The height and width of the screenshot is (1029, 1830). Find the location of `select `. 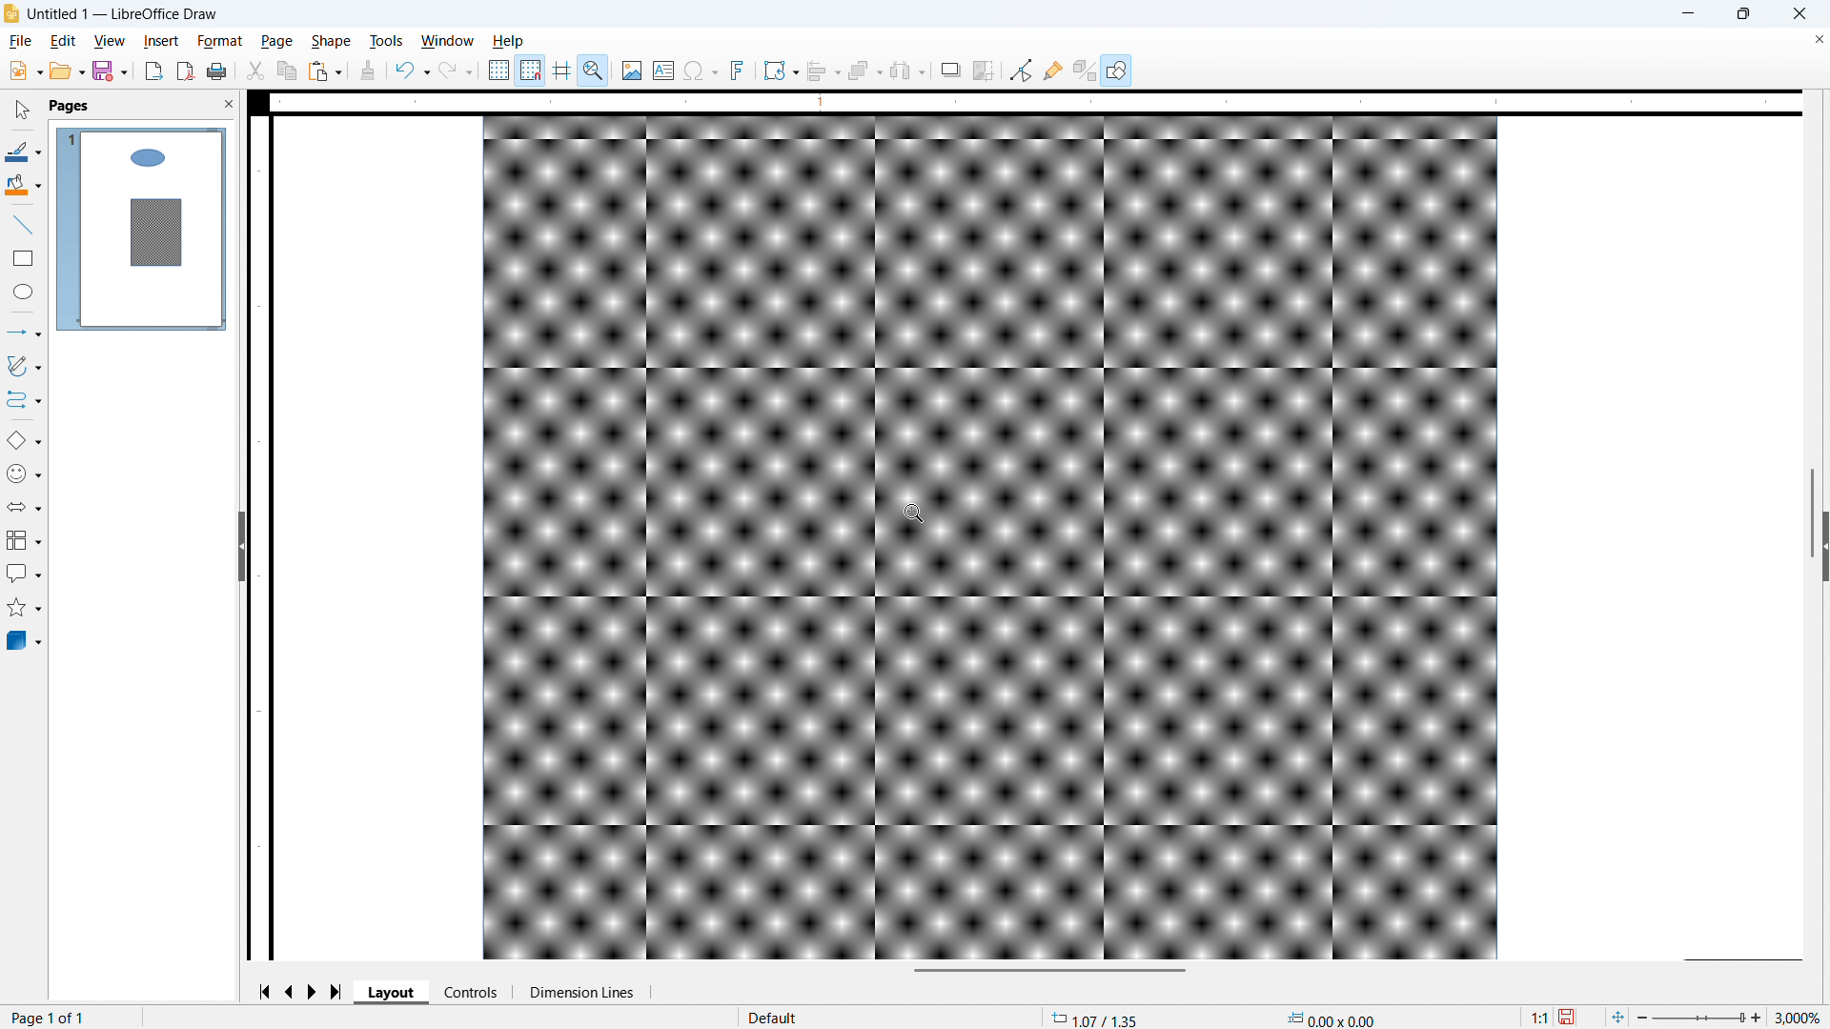

select  is located at coordinates (24, 111).